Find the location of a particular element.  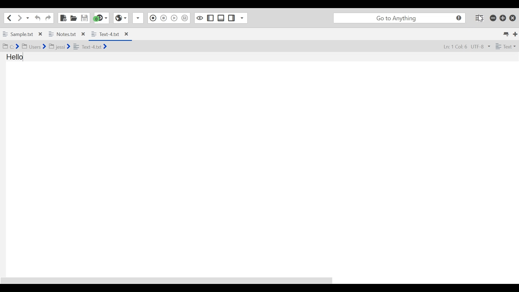

New File is located at coordinates (64, 18).